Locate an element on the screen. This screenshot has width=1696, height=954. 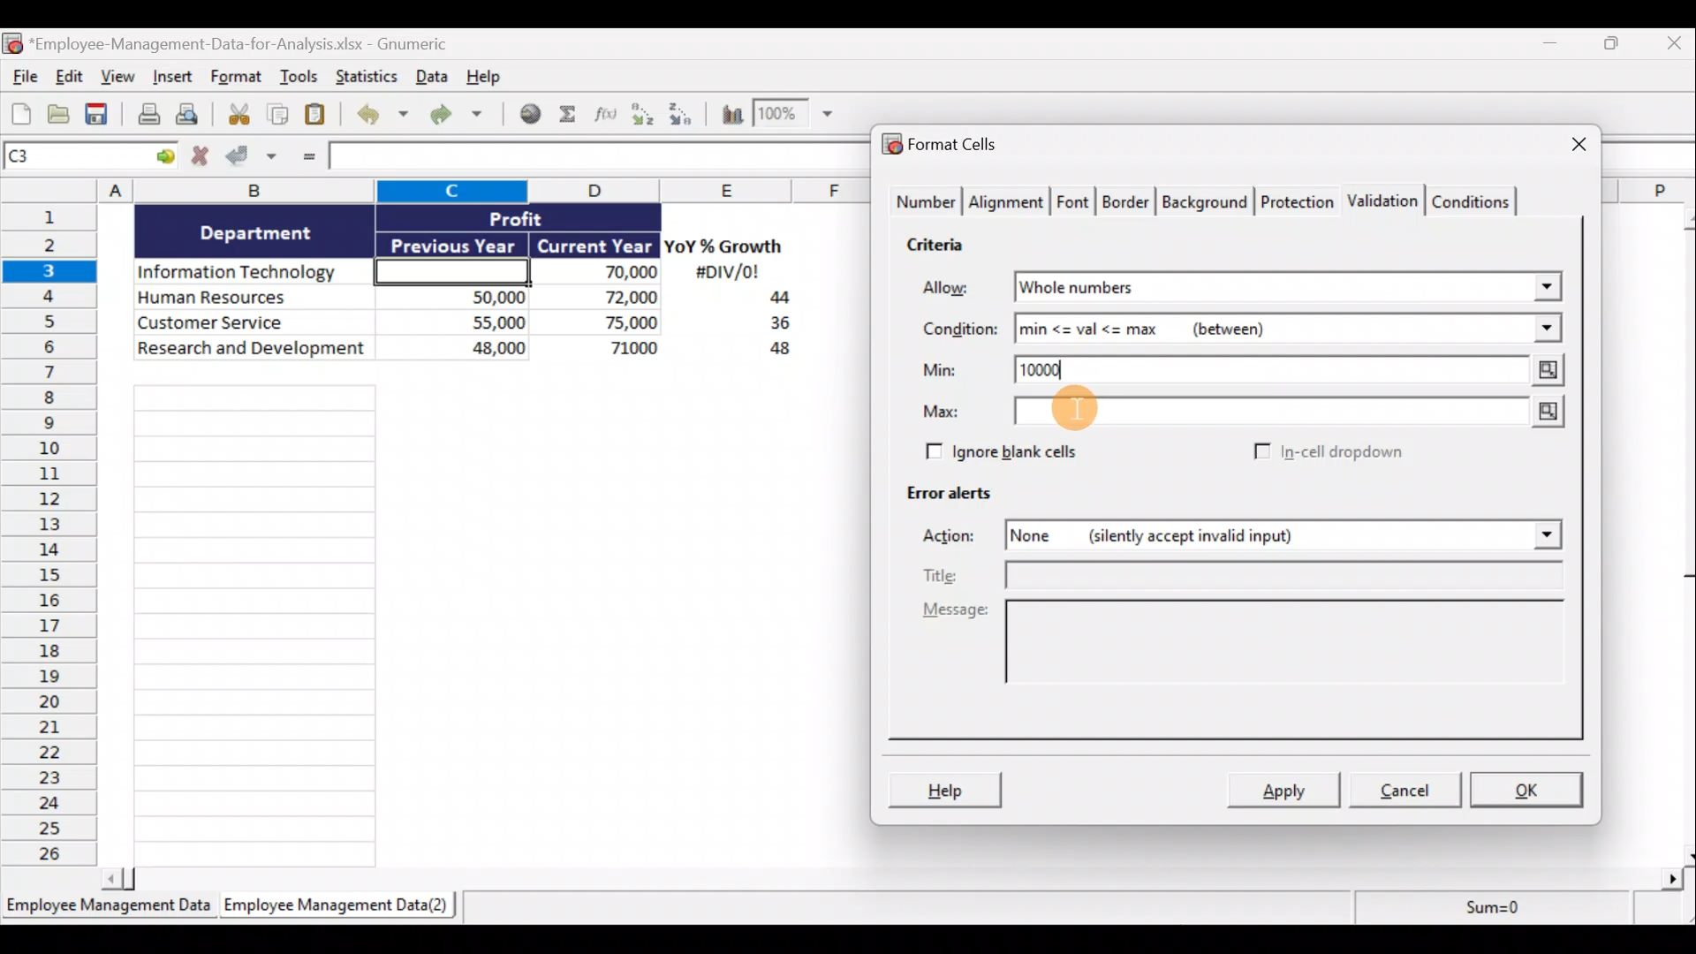
36 is located at coordinates (773, 326).